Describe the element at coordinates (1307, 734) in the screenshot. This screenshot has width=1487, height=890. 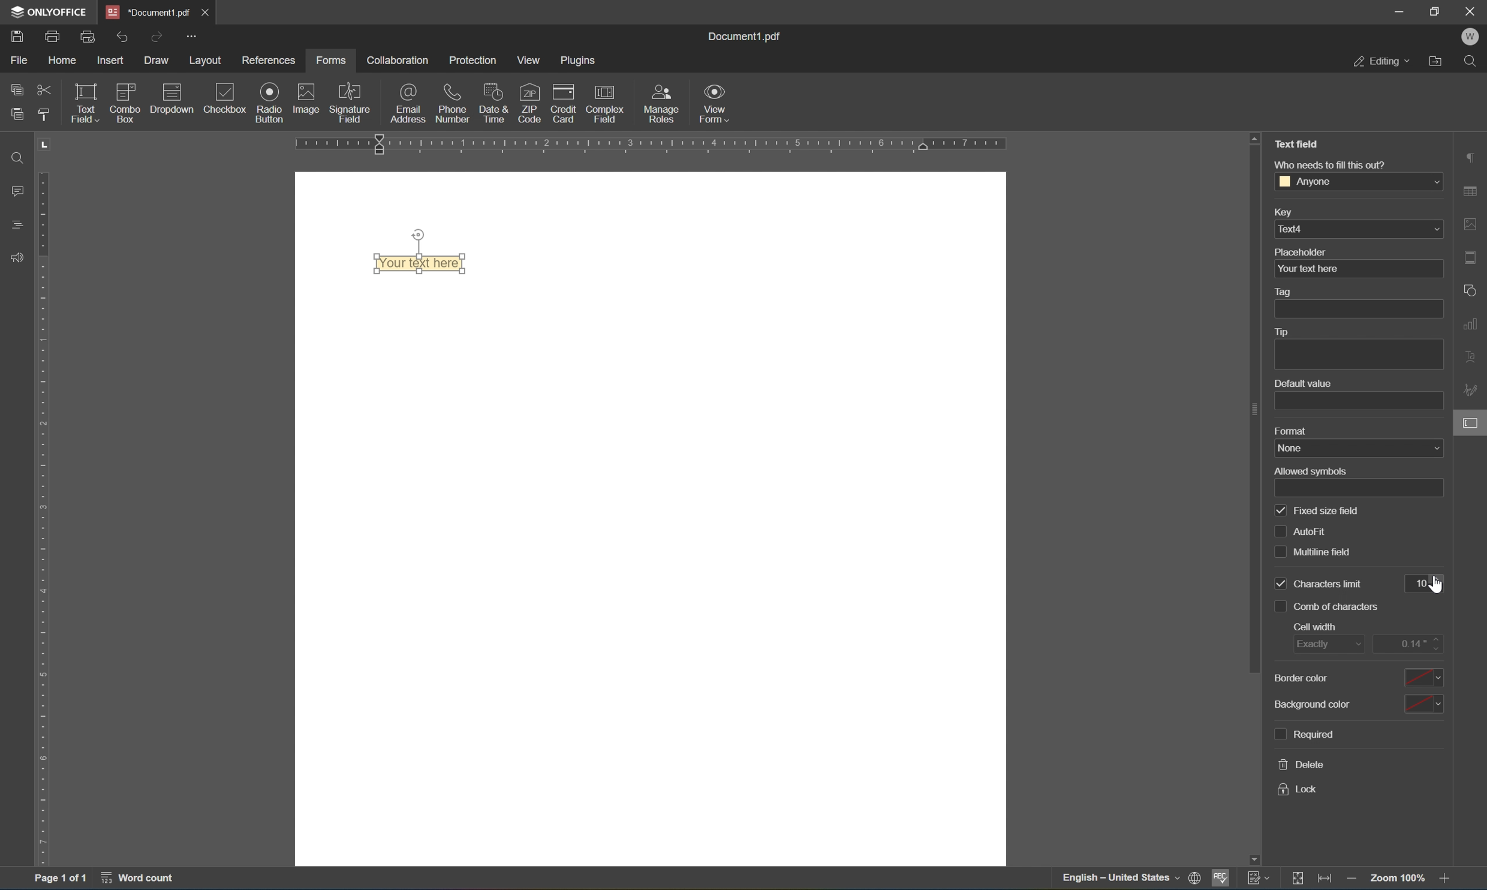
I see `required` at that location.